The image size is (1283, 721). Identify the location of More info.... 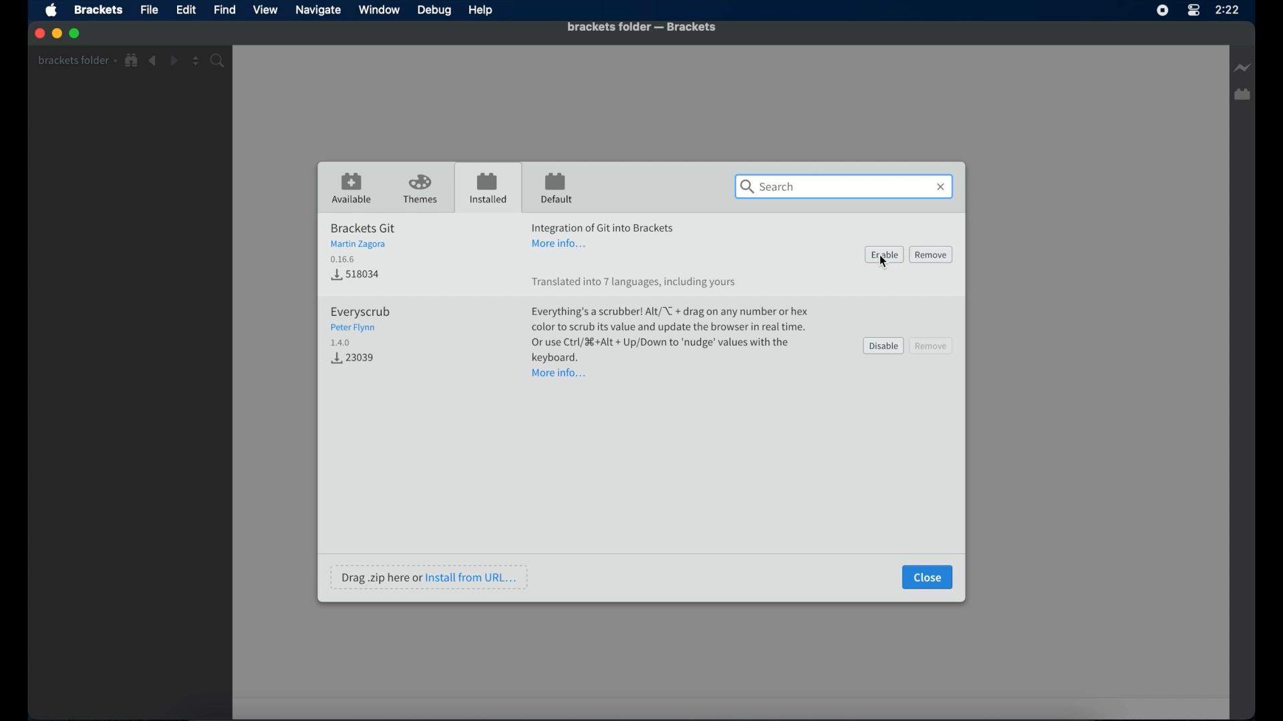
(563, 244).